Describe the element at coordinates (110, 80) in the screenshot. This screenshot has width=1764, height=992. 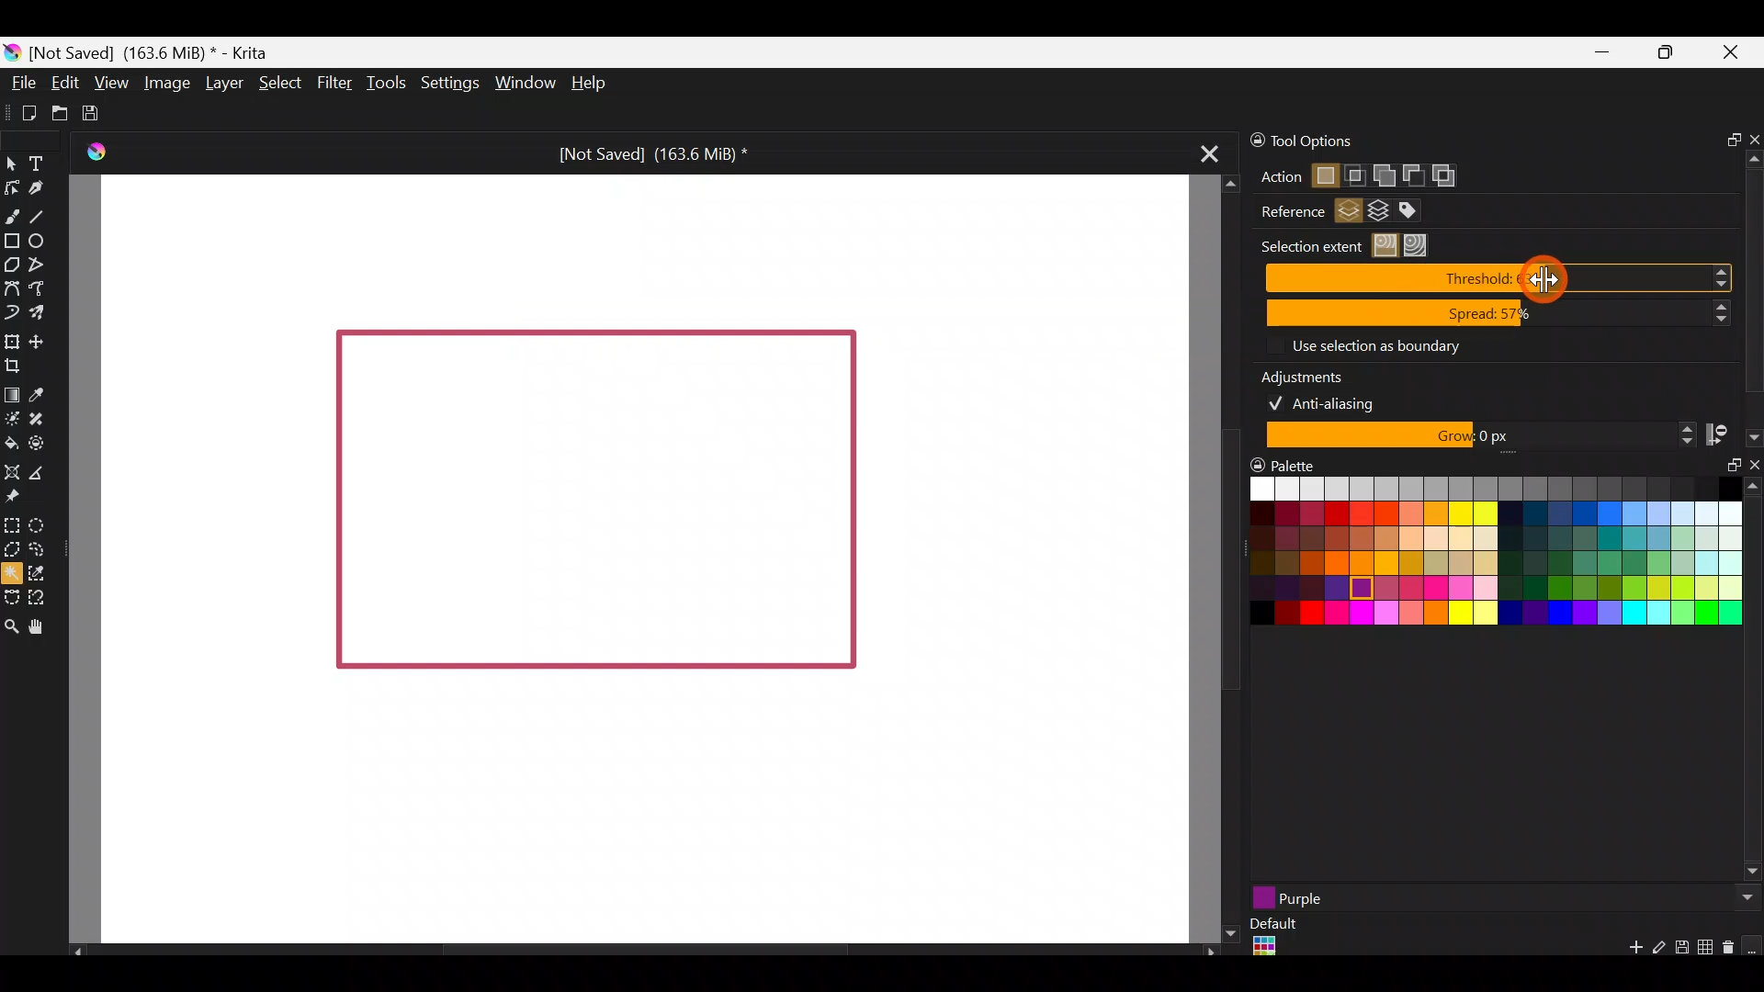
I see `View` at that location.